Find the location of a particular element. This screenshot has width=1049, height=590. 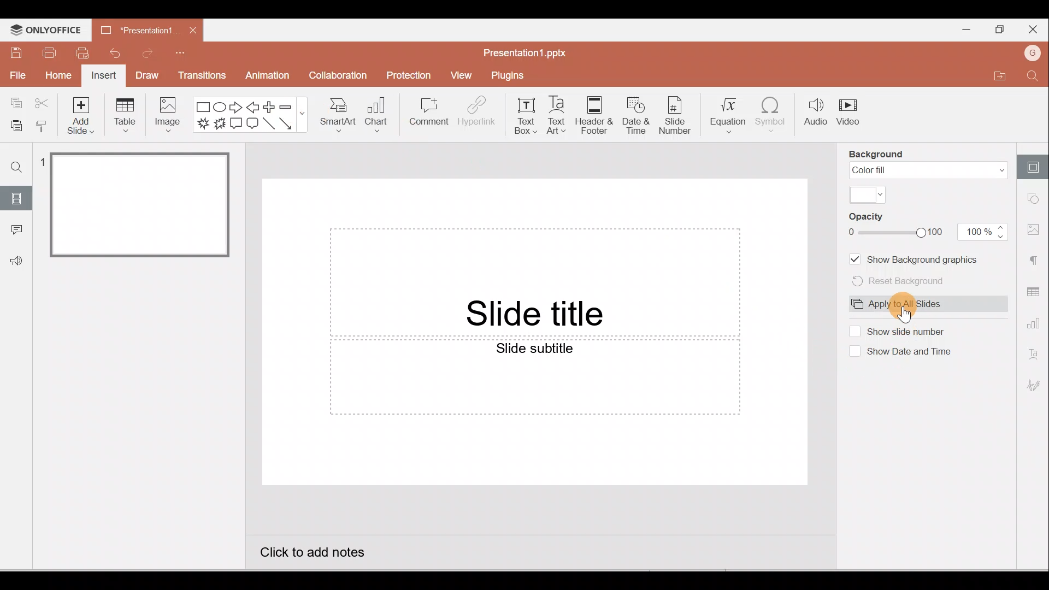

Close is located at coordinates (1035, 30).